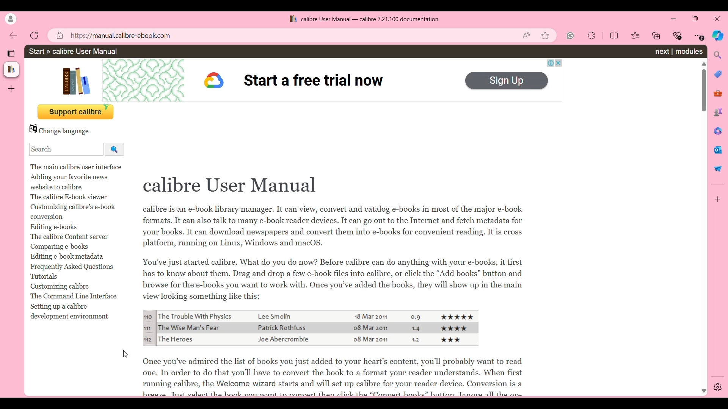 The image size is (728, 409). Describe the element at coordinates (292, 36) in the screenshot. I see `Web link to current page` at that location.